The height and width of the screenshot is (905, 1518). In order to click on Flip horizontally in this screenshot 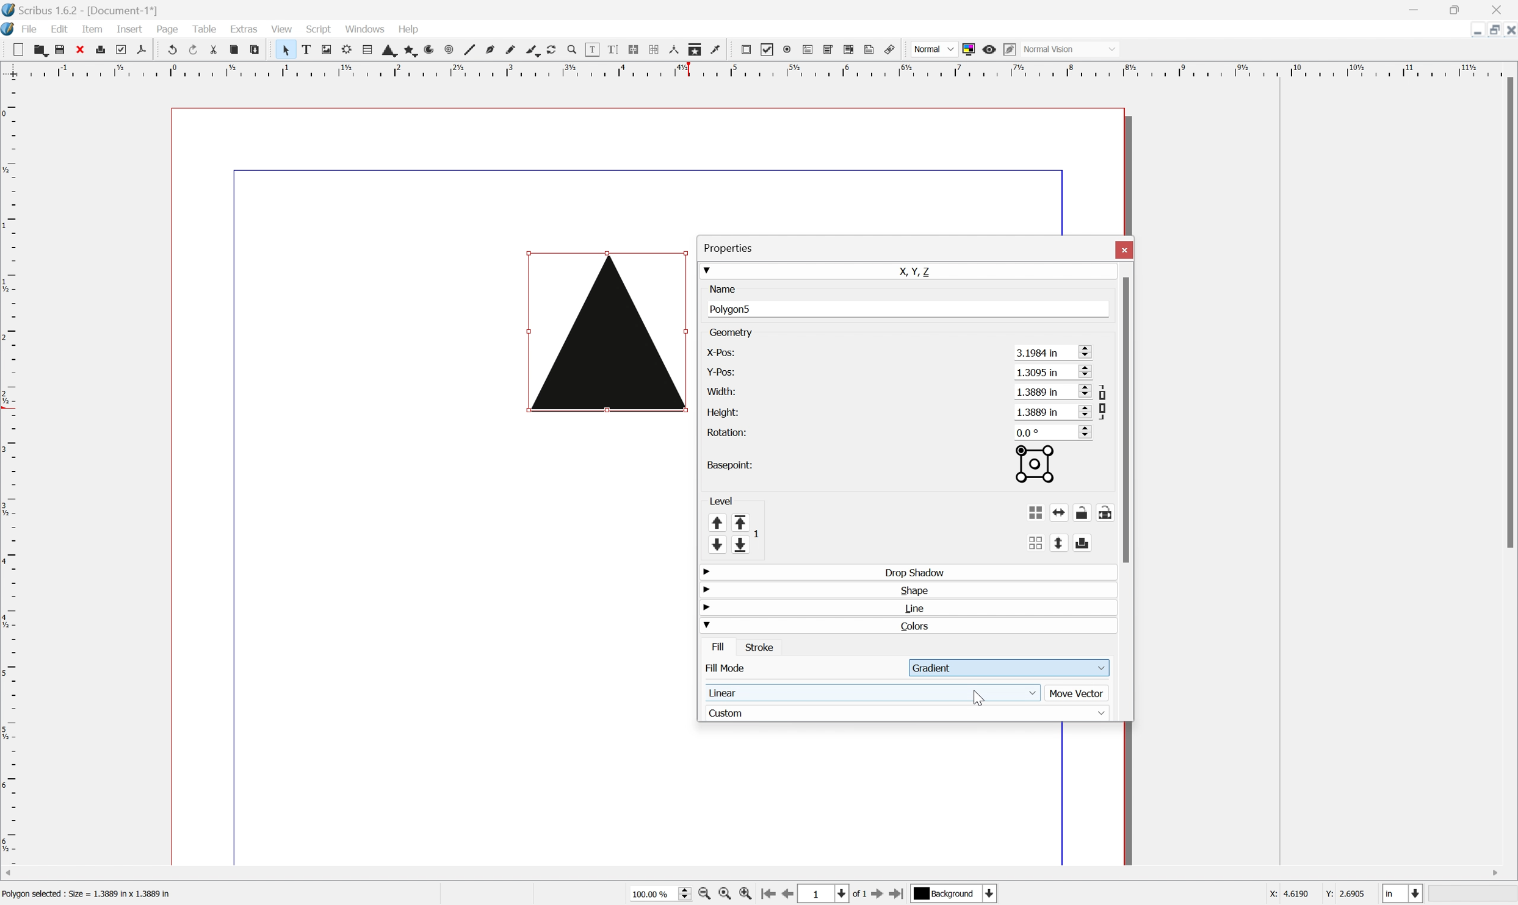, I will do `click(1075, 511)`.